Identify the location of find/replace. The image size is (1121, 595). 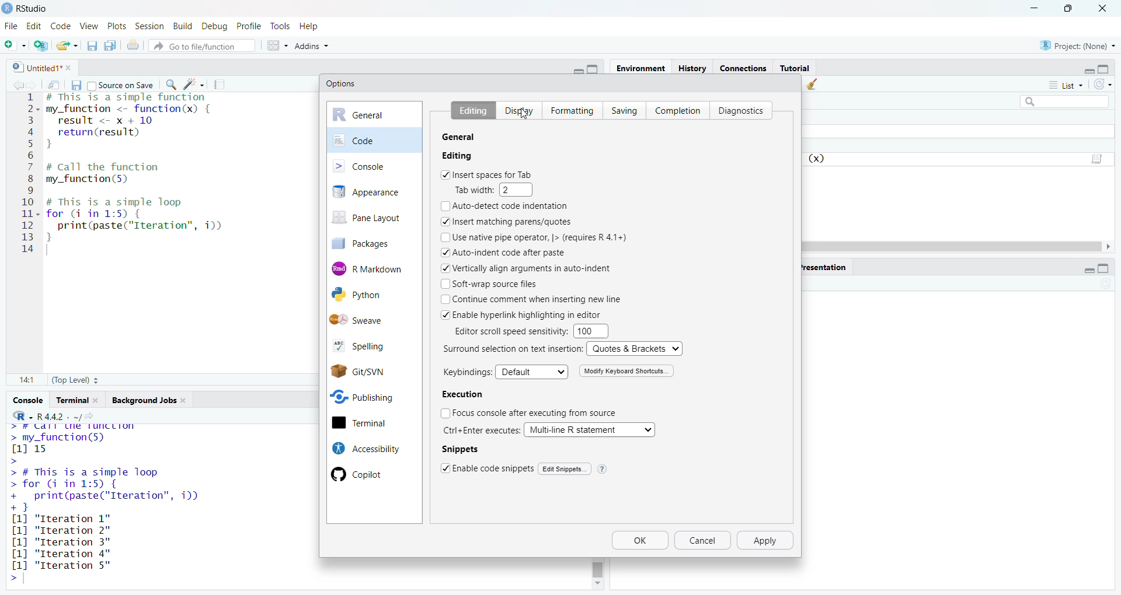
(169, 85).